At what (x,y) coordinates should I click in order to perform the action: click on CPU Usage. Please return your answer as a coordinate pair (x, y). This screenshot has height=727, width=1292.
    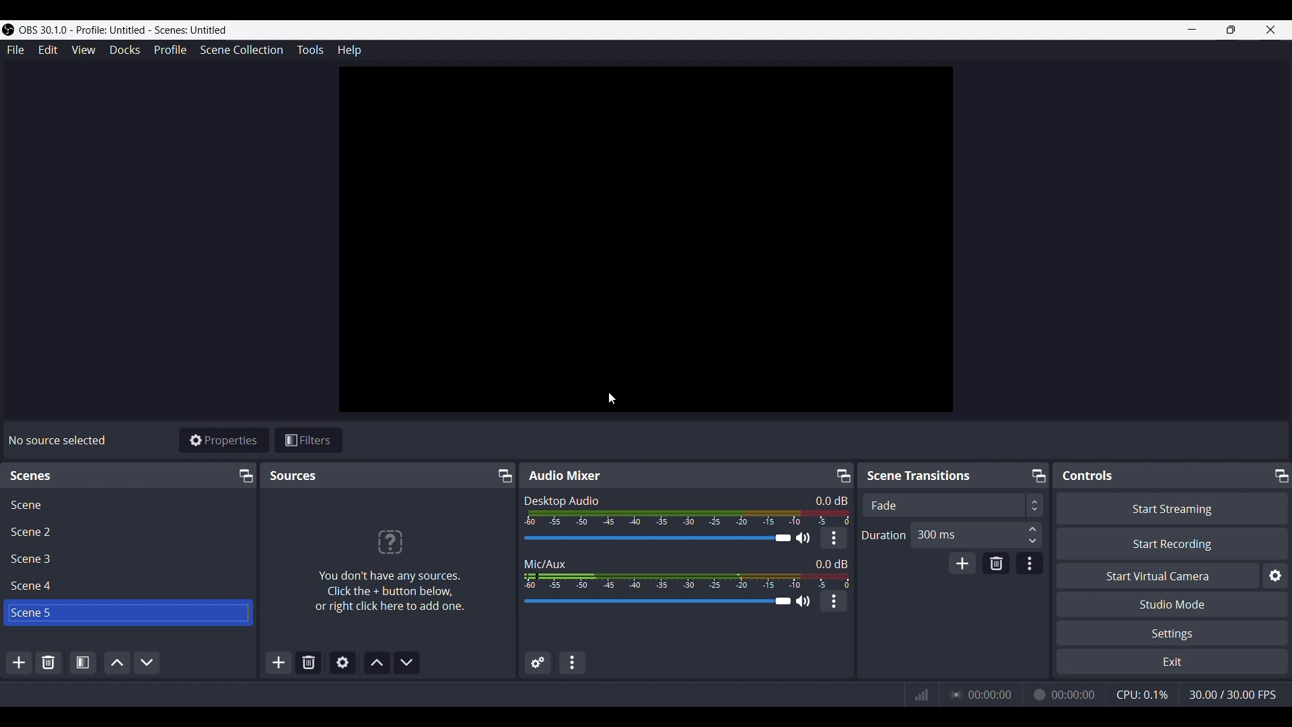
    Looking at the image, I should click on (1141, 693).